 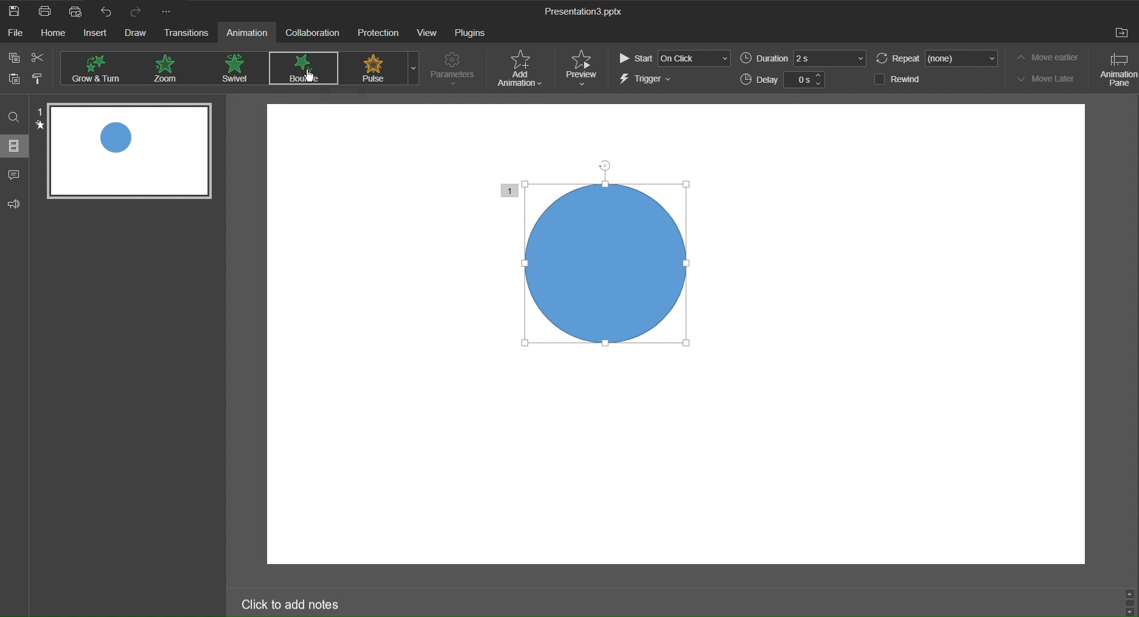 What do you see at coordinates (44, 80) in the screenshot?
I see `Copy Style` at bounding box center [44, 80].